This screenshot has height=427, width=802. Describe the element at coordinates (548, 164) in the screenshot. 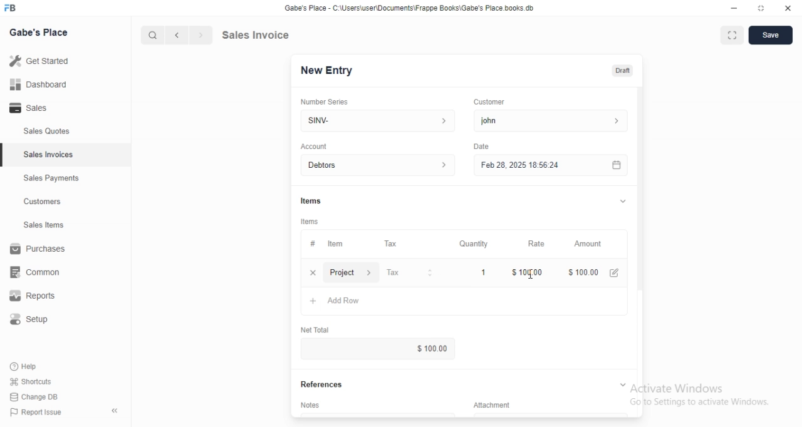

I see `Feb 28, 2025 18:56:24.` at that location.